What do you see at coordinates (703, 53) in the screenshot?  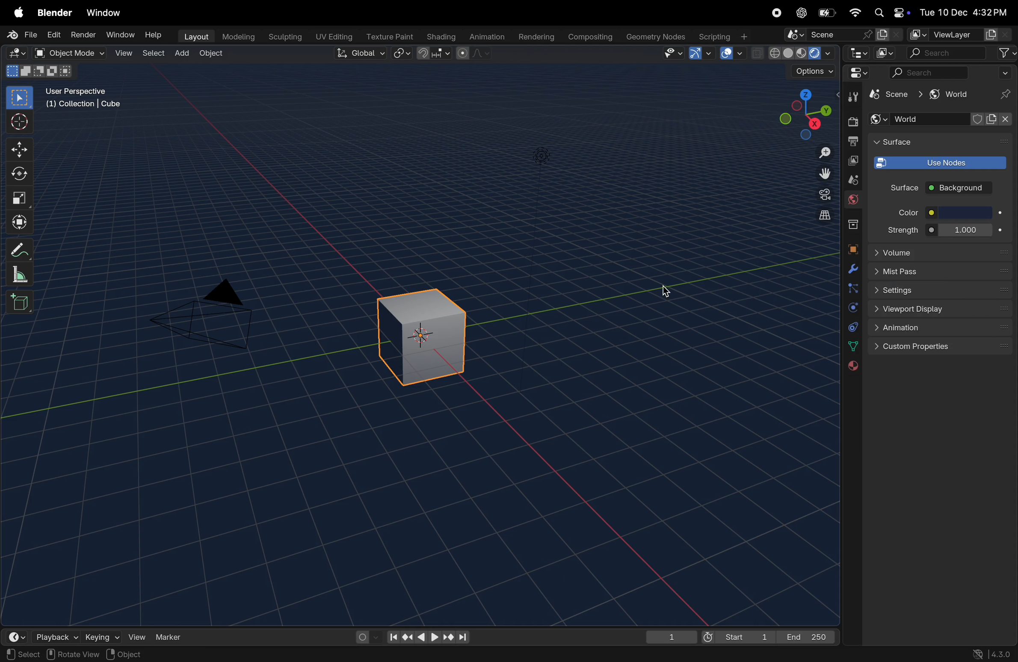 I see `show gimzo` at bounding box center [703, 53].